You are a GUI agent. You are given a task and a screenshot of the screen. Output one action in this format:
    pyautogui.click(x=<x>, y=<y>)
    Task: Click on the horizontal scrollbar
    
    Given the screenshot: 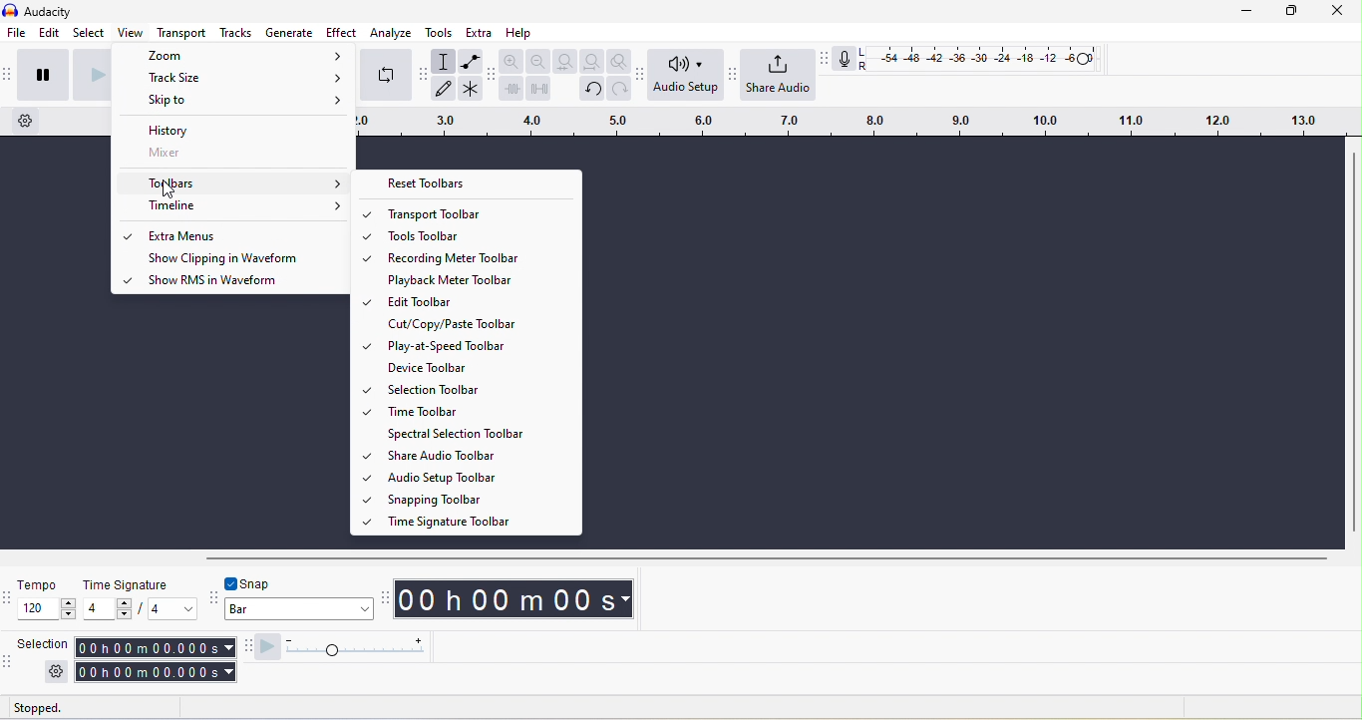 What is the action you would take?
    pyautogui.click(x=767, y=559)
    